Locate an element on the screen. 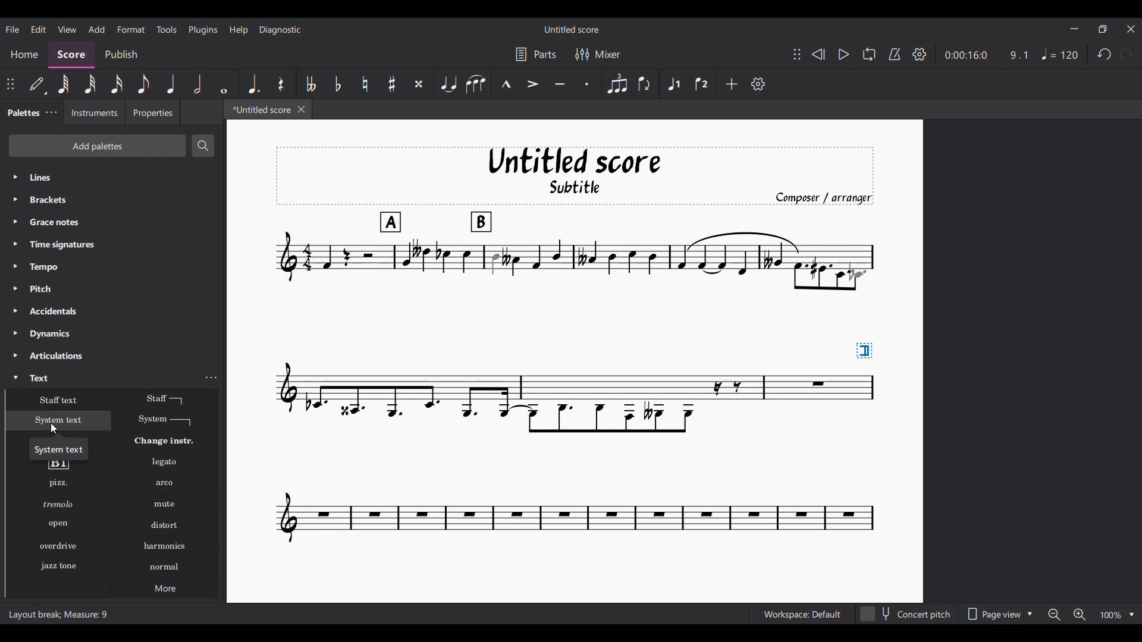 The width and height of the screenshot is (1142, 642). Tempo is located at coordinates (113, 267).